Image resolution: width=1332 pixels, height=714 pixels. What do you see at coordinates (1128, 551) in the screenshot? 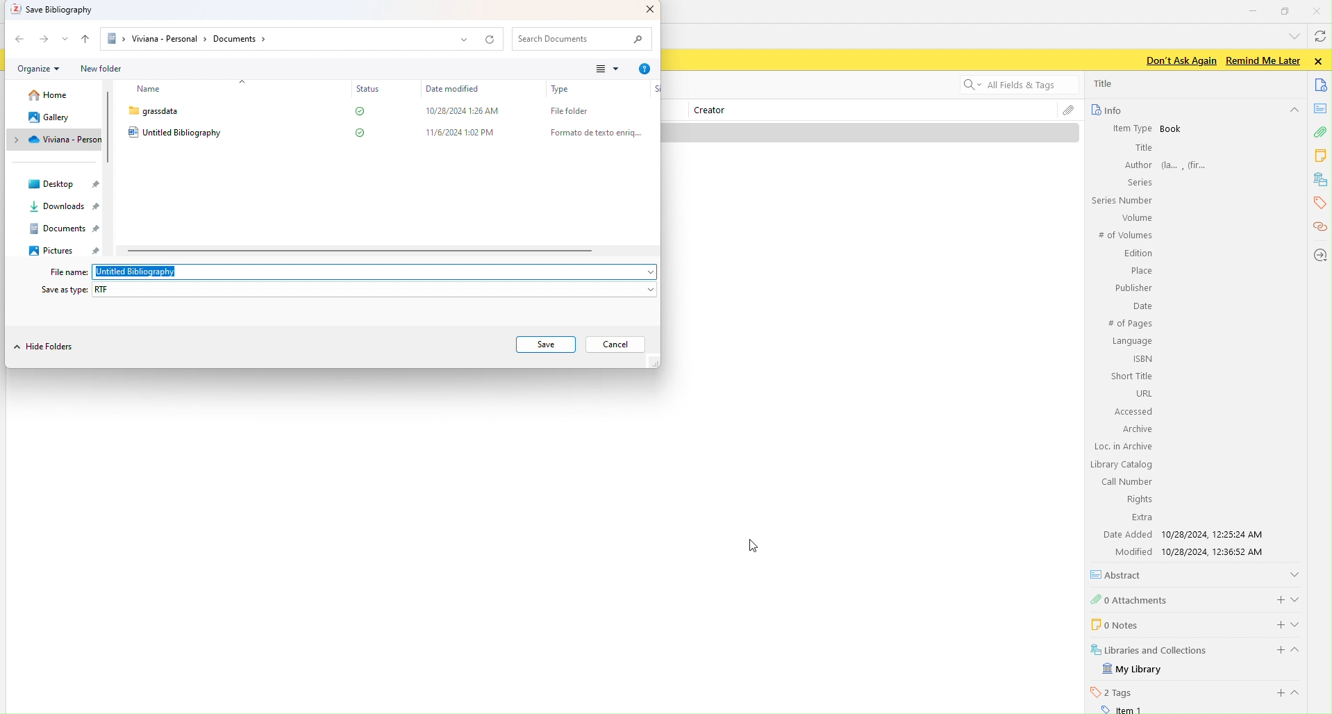
I see `‘Modified` at bounding box center [1128, 551].